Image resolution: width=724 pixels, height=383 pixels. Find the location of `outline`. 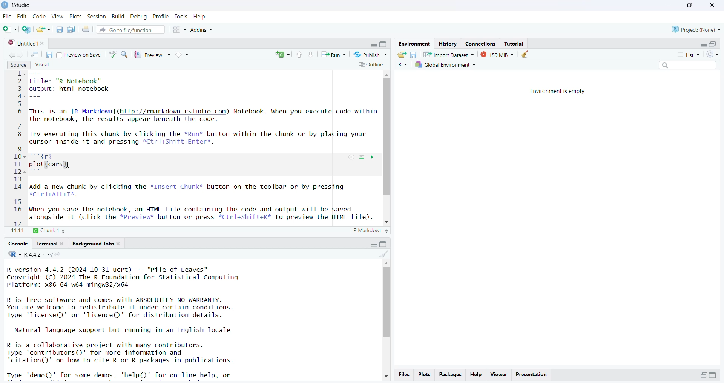

outline is located at coordinates (371, 65).